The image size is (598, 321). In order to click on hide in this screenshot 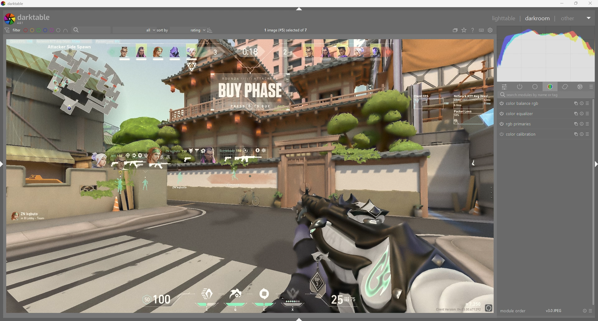, I will do `click(299, 9)`.